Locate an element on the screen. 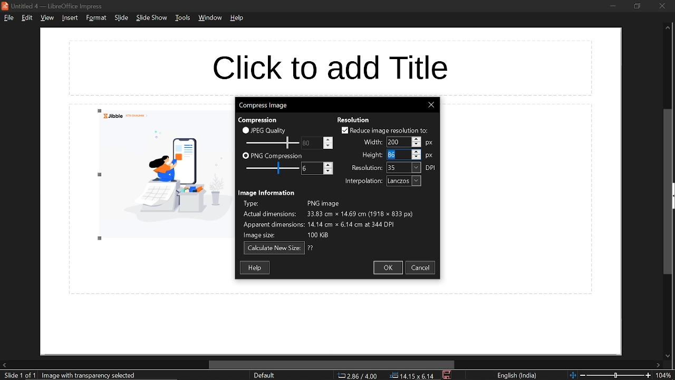 The image size is (675, 380). width is located at coordinates (370, 141).